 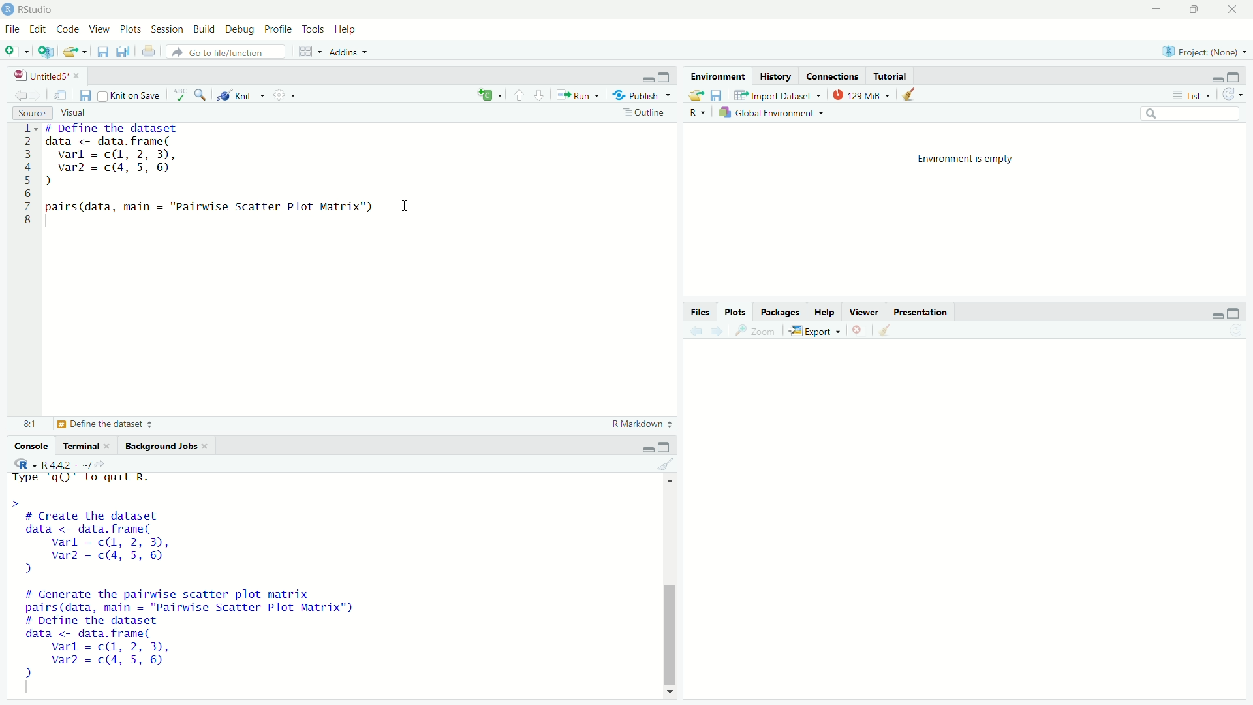 I want to click on 129kib used by R session (Source: Windows System), so click(x=862, y=93).